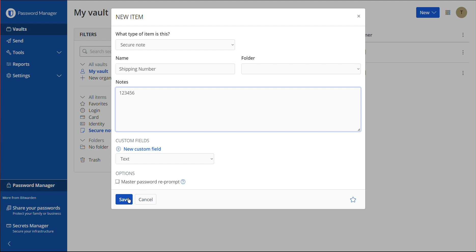  What do you see at coordinates (170, 155) in the screenshot?
I see `New custom field` at bounding box center [170, 155].